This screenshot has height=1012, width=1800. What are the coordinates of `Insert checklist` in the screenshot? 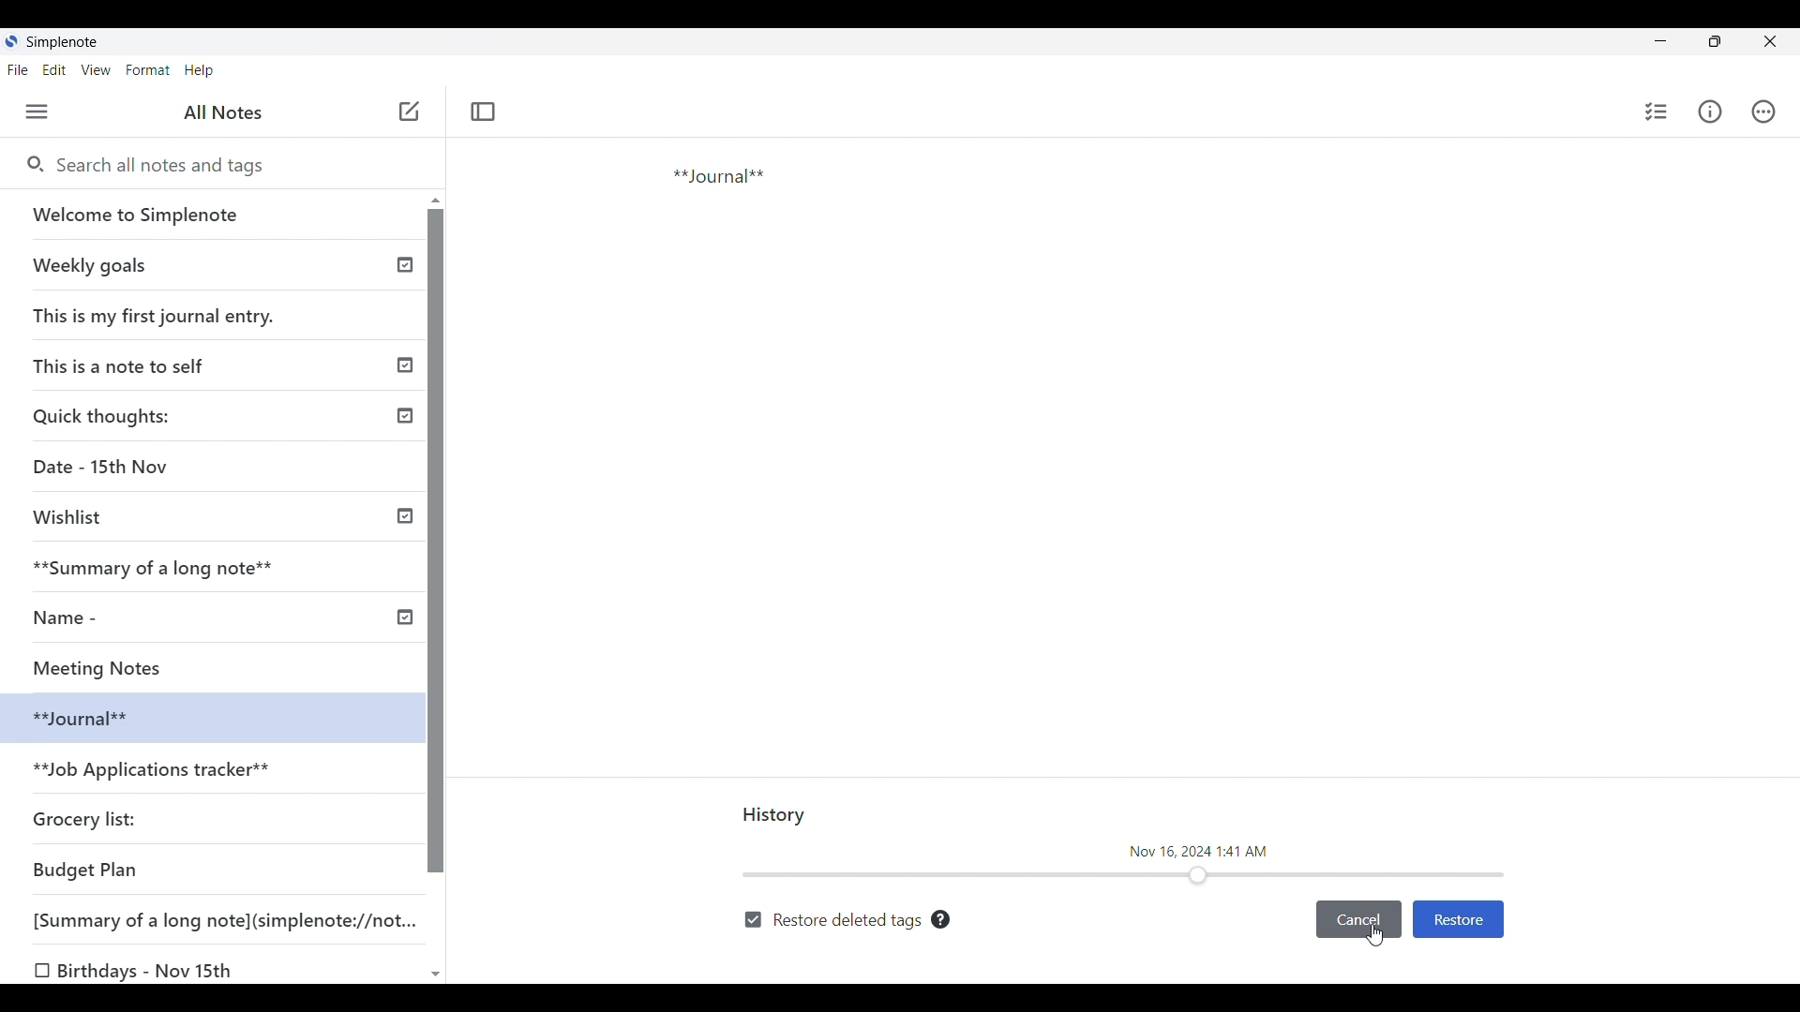 It's located at (1657, 112).